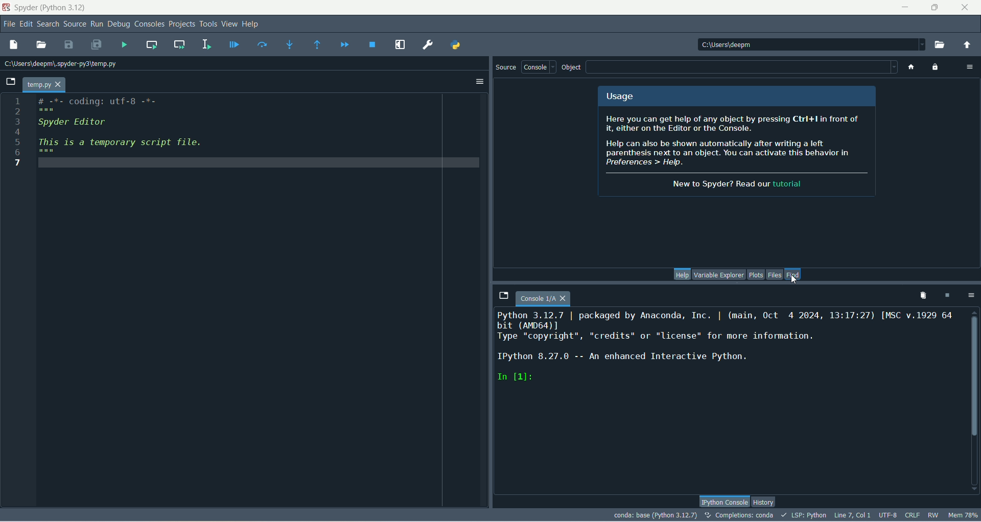 The width and height of the screenshot is (981, 522). What do you see at coordinates (742, 67) in the screenshot?
I see `blank space` at bounding box center [742, 67].